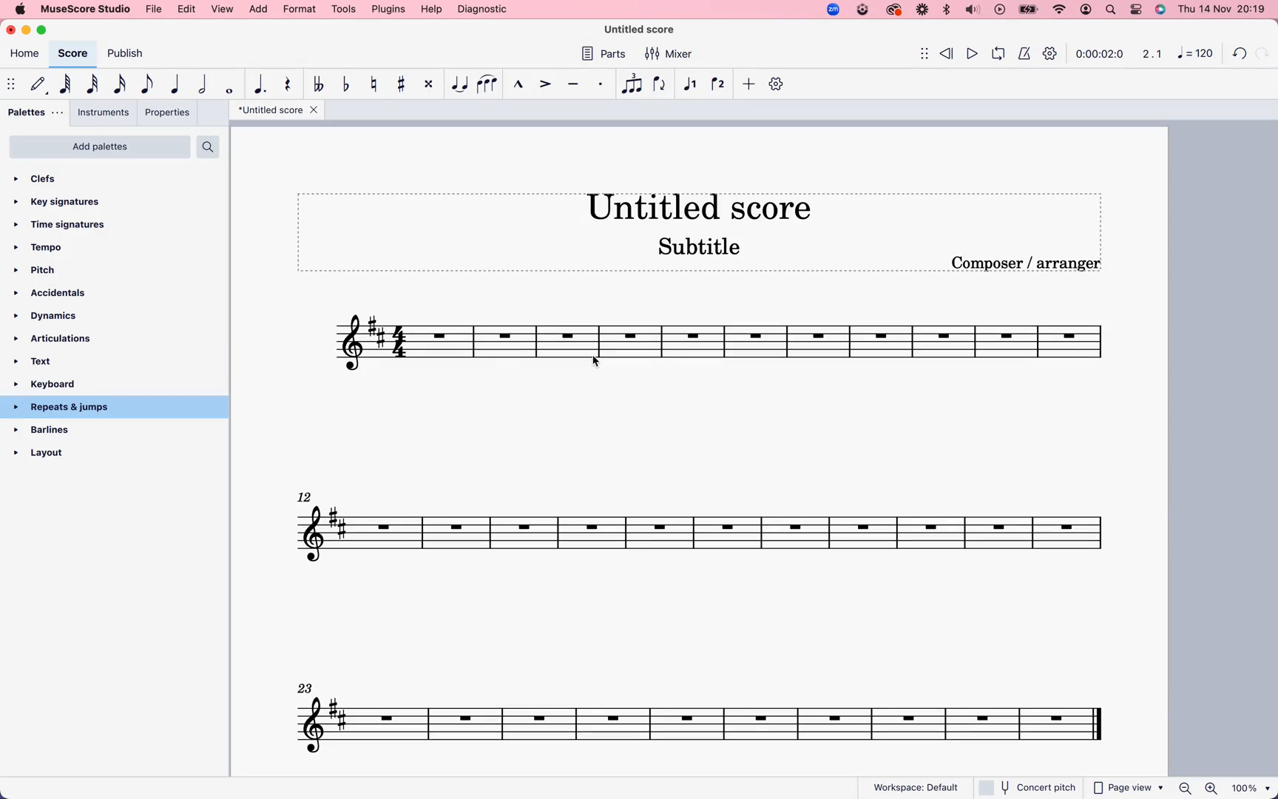 The height and width of the screenshot is (799, 1278). What do you see at coordinates (945, 10) in the screenshot?
I see `bluetooth` at bounding box center [945, 10].